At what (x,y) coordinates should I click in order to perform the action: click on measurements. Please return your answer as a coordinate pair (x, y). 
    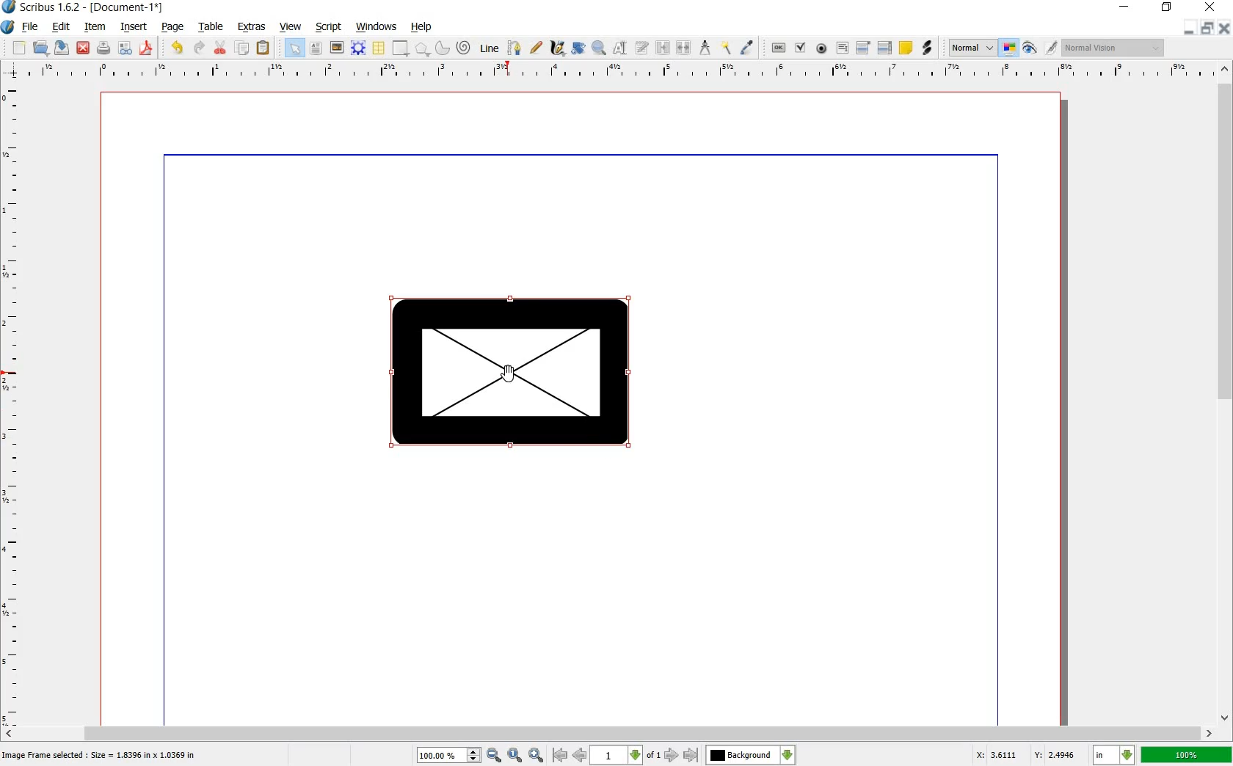
    Looking at the image, I should click on (705, 47).